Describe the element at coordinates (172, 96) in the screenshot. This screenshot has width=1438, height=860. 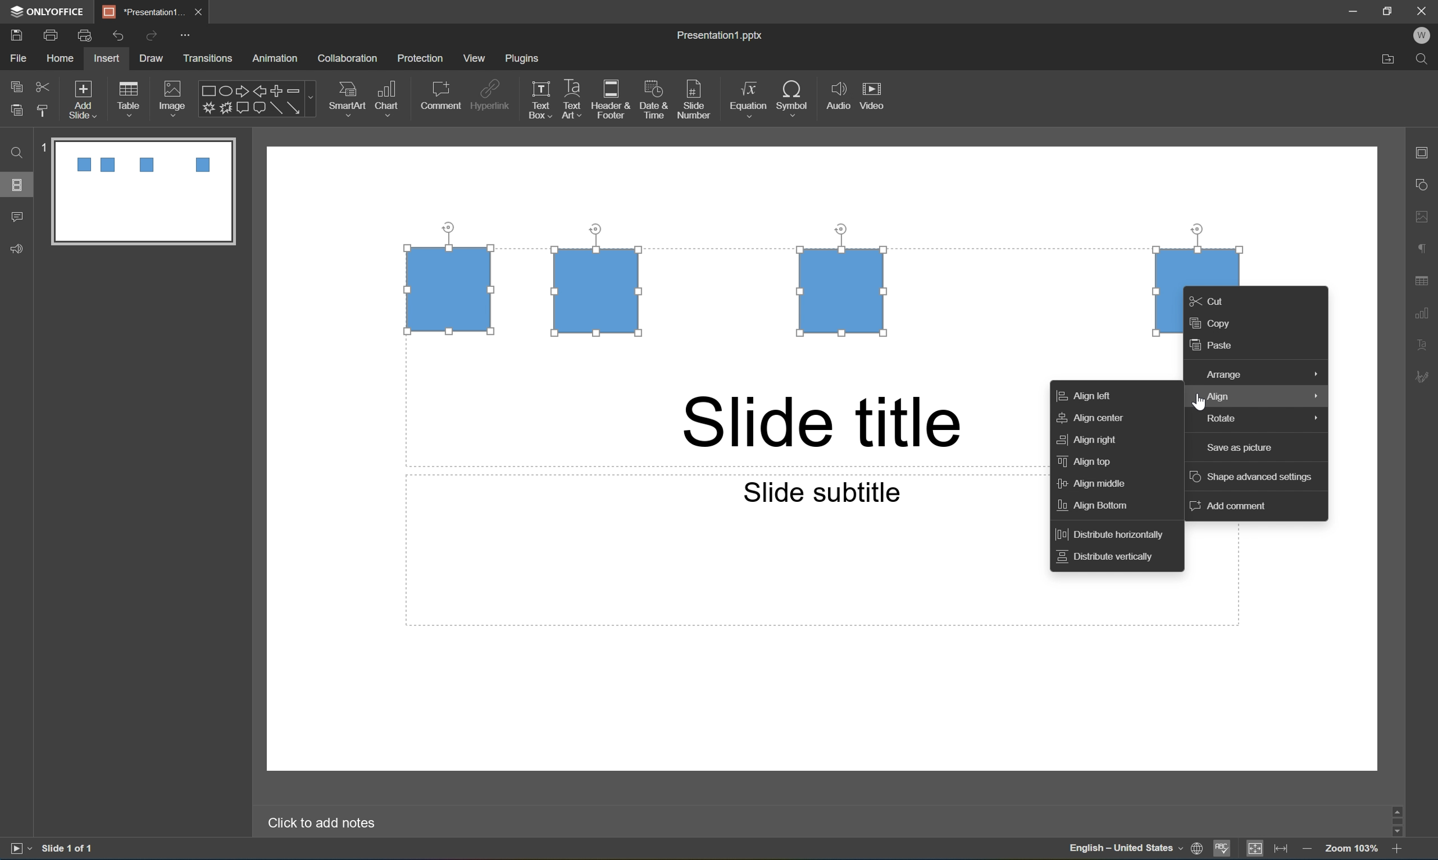
I see `image` at that location.